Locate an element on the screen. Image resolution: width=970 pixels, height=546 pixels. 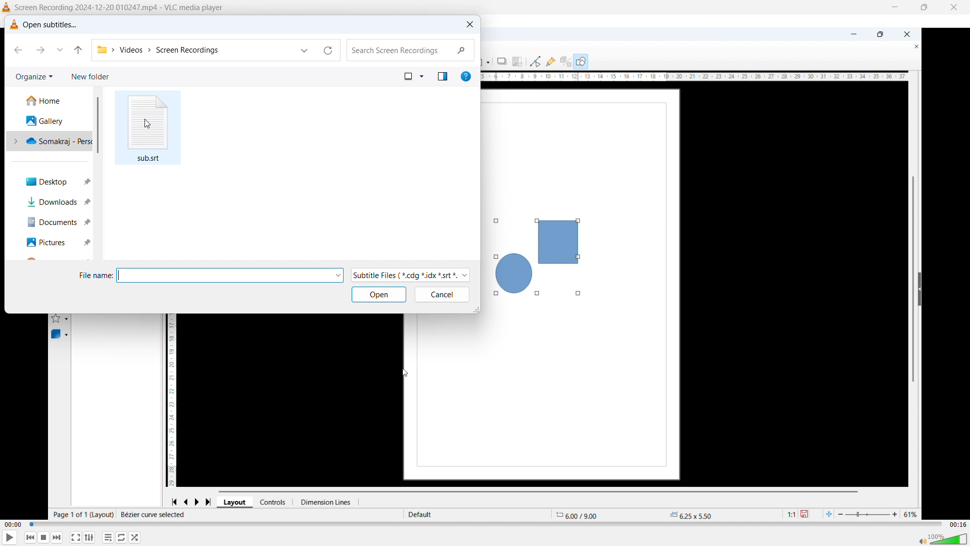
Close dialogue box  is located at coordinates (469, 24).